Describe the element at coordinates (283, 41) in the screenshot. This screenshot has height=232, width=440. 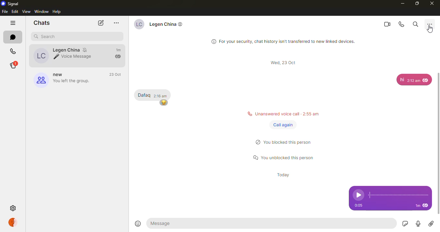
I see `info` at that location.